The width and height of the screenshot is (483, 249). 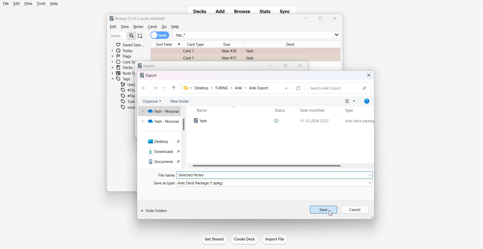 I want to click on Maximize, so click(x=287, y=65).